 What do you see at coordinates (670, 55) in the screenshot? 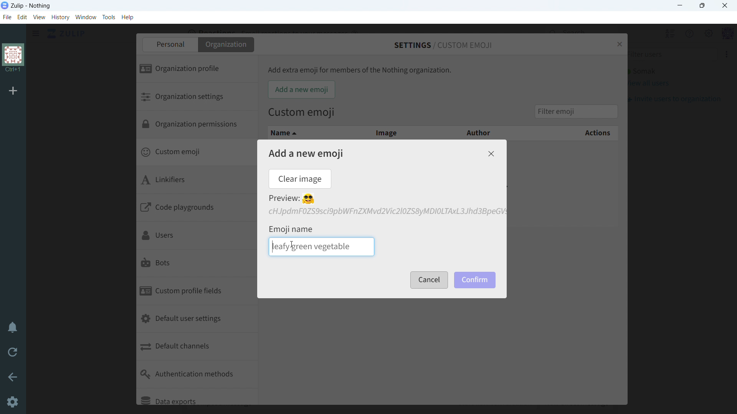
I see `filter users` at bounding box center [670, 55].